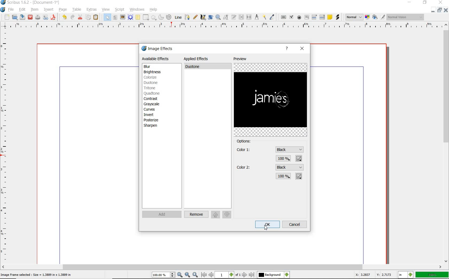 The image size is (449, 279). Describe the element at coordinates (48, 9) in the screenshot. I see `insert` at that location.